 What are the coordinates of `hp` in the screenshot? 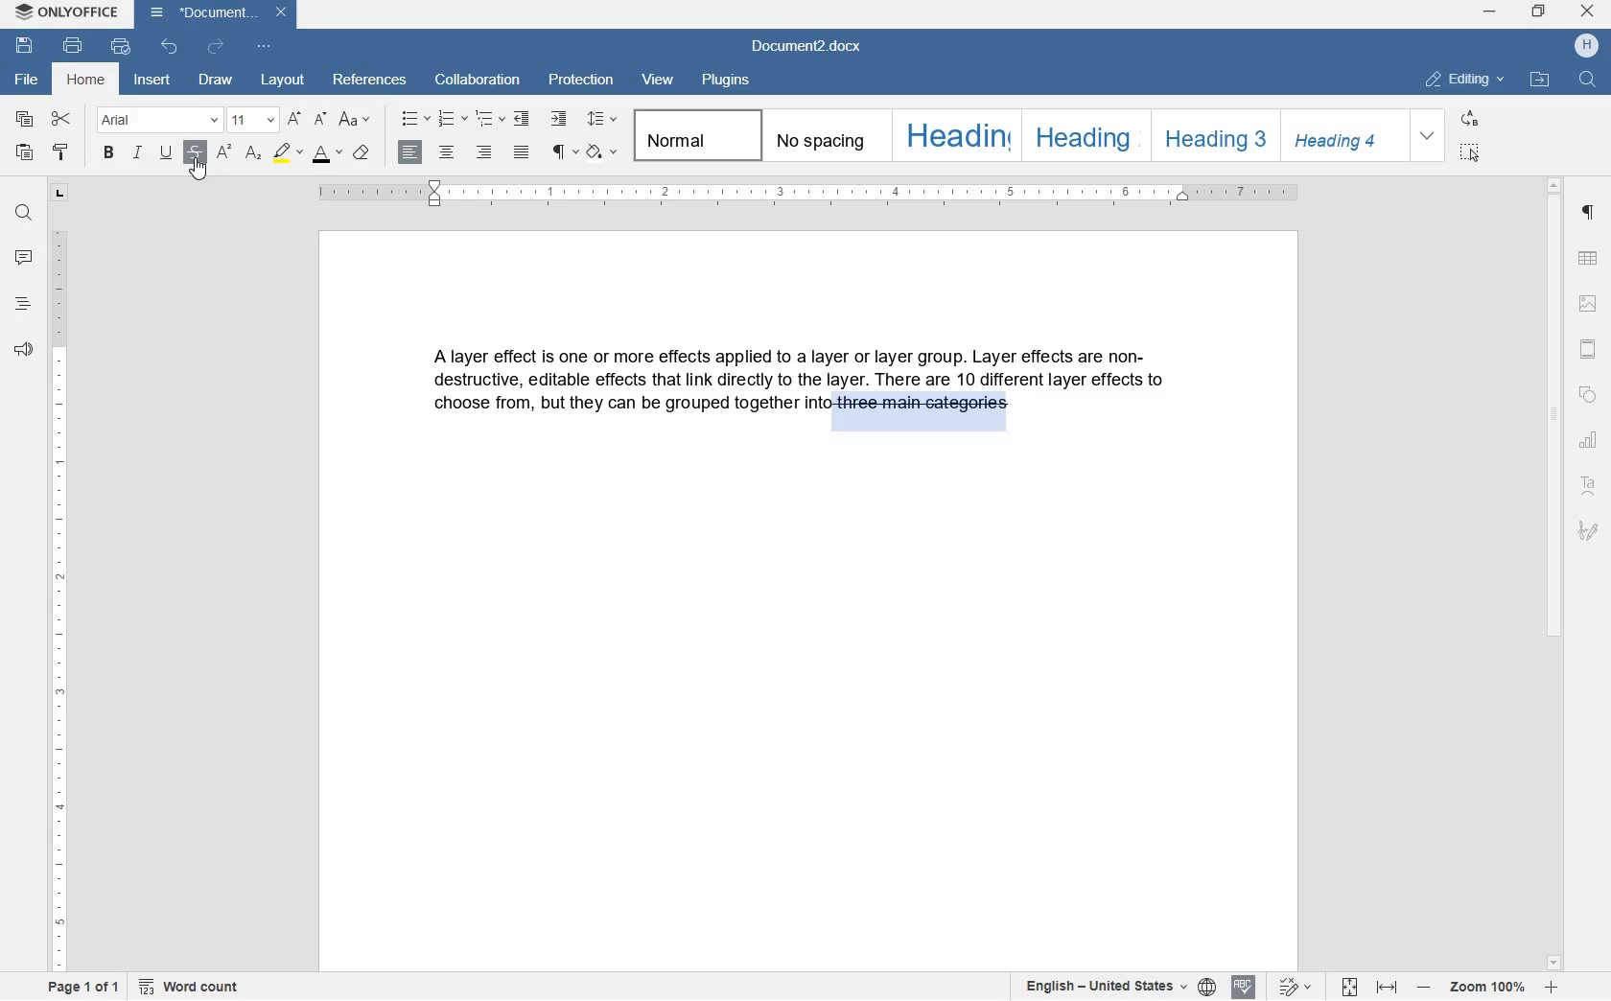 It's located at (1589, 46).